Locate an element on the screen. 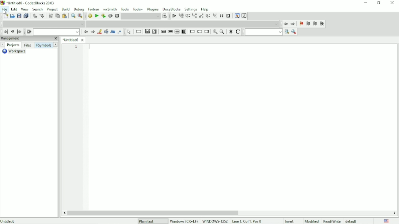  Run is located at coordinates (96, 16).